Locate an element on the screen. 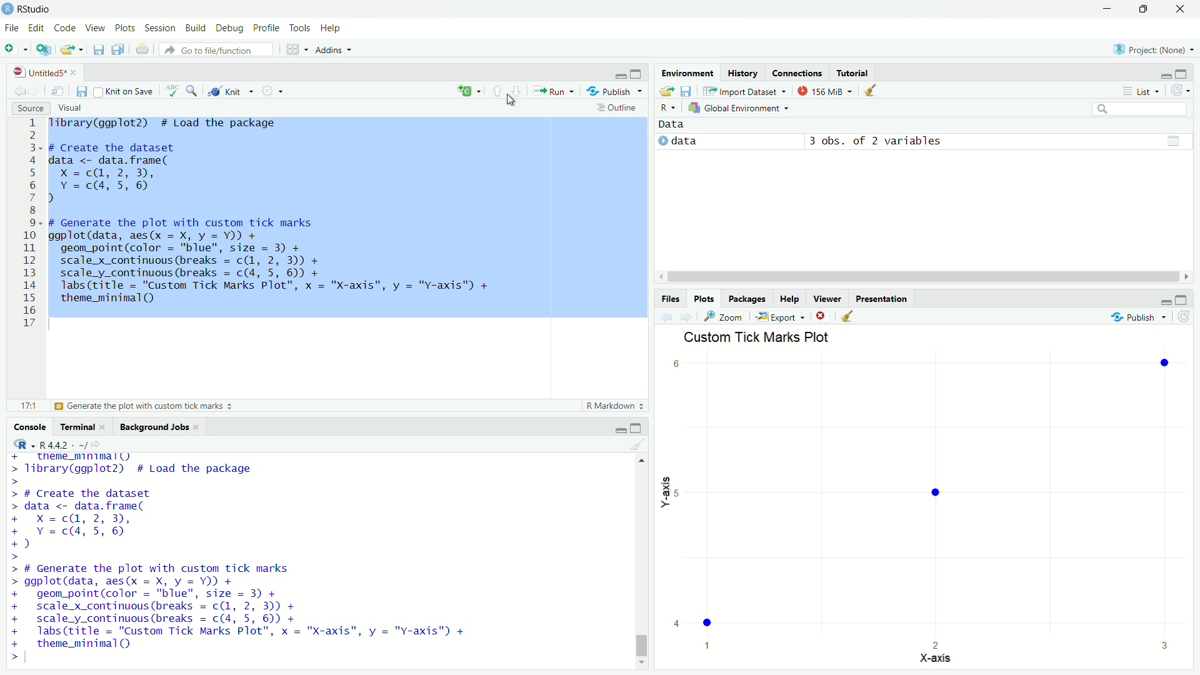 The image size is (1200, 675). print the current file is located at coordinates (139, 49).